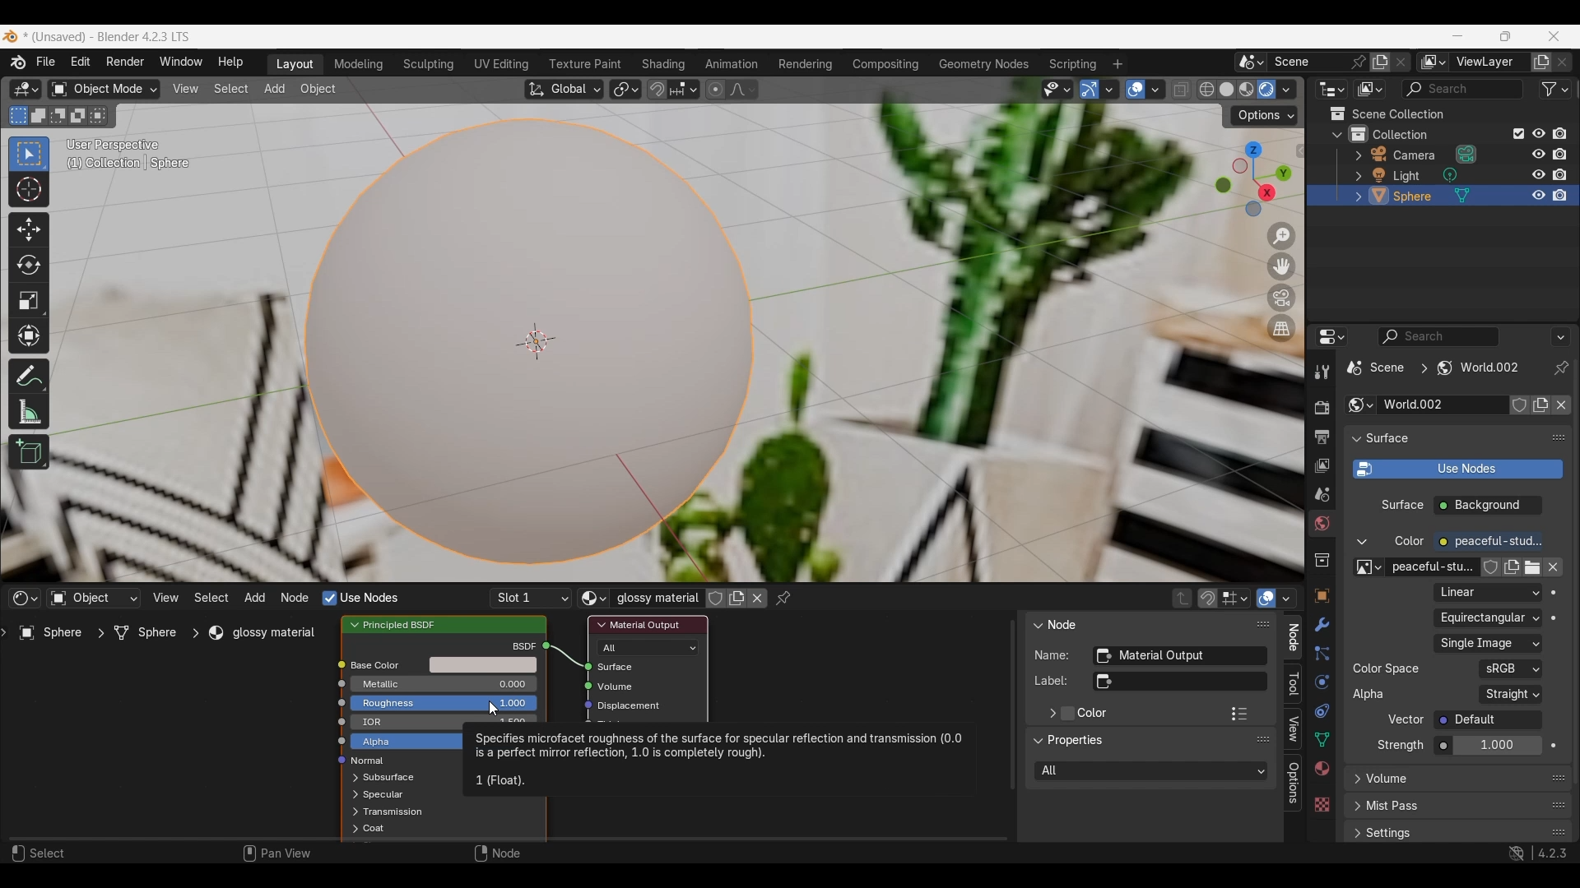 This screenshot has width=1580, height=888. What do you see at coordinates (1463, 195) in the screenshot?
I see `Sphere mesh options` at bounding box center [1463, 195].